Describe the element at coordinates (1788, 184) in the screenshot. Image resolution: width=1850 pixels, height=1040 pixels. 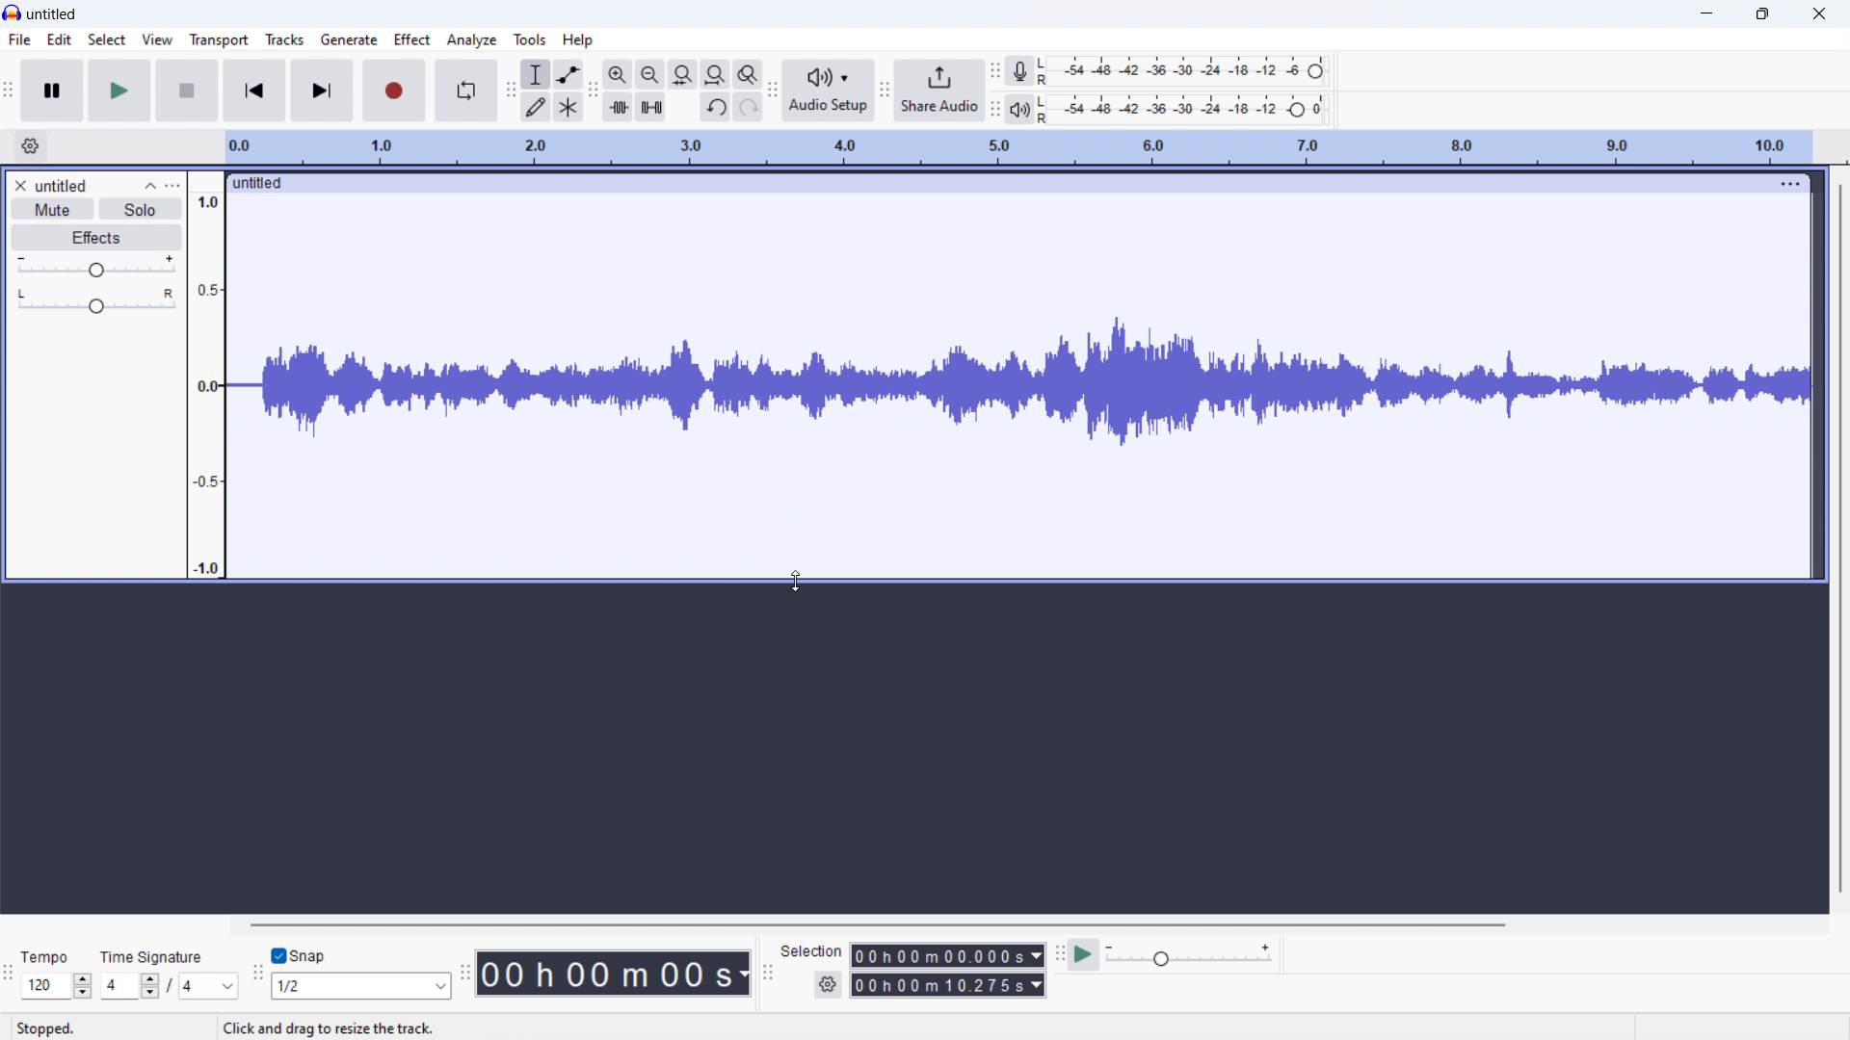
I see `track options` at that location.